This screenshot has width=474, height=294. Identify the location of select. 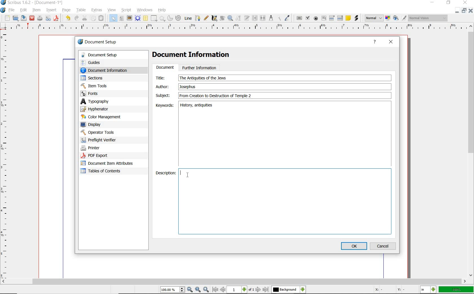
(114, 18).